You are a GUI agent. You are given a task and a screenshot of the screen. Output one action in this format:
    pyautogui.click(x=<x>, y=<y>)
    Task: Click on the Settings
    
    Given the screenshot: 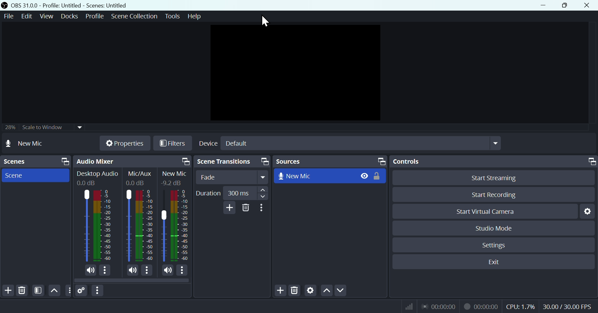 What is the action you would take?
    pyautogui.click(x=495, y=245)
    